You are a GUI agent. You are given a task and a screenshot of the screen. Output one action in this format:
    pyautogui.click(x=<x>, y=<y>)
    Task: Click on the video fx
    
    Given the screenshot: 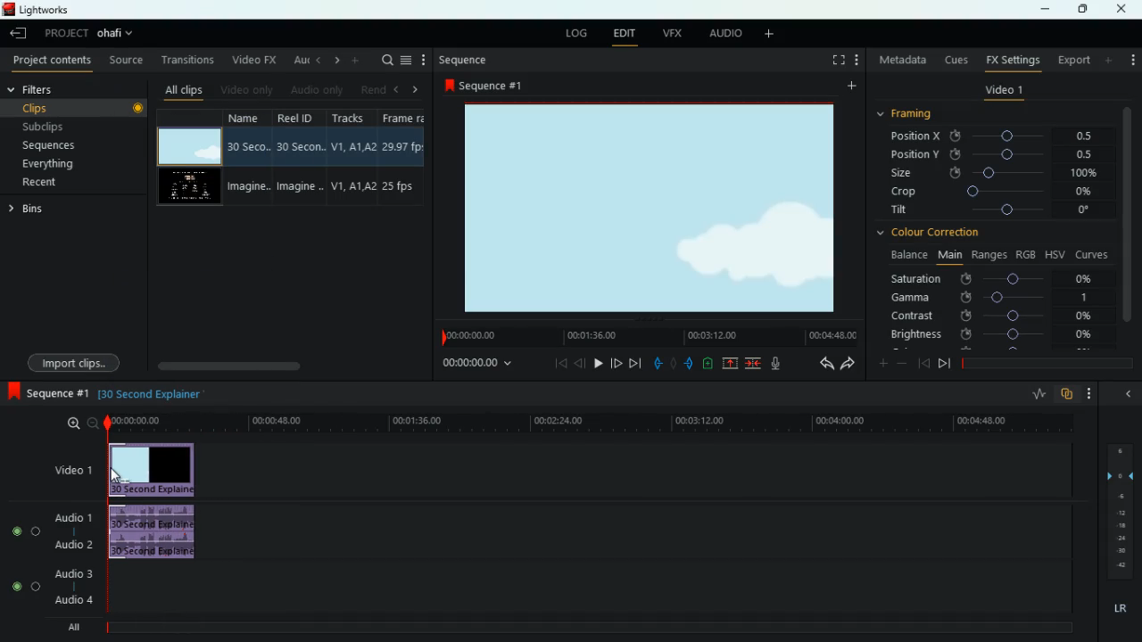 What is the action you would take?
    pyautogui.click(x=255, y=61)
    